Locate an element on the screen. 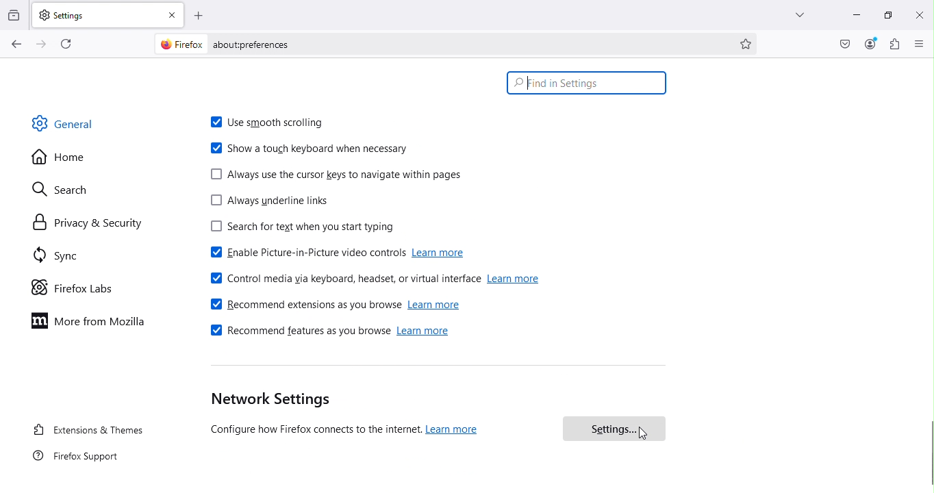 This screenshot has width=934, height=493. Reload current page is located at coordinates (68, 42).